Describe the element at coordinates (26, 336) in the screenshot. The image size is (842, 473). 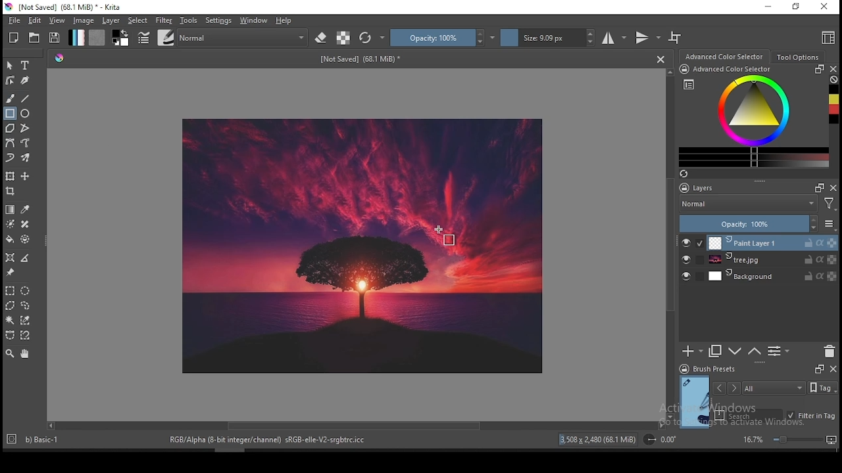
I see `magnetic curve selection tool` at that location.